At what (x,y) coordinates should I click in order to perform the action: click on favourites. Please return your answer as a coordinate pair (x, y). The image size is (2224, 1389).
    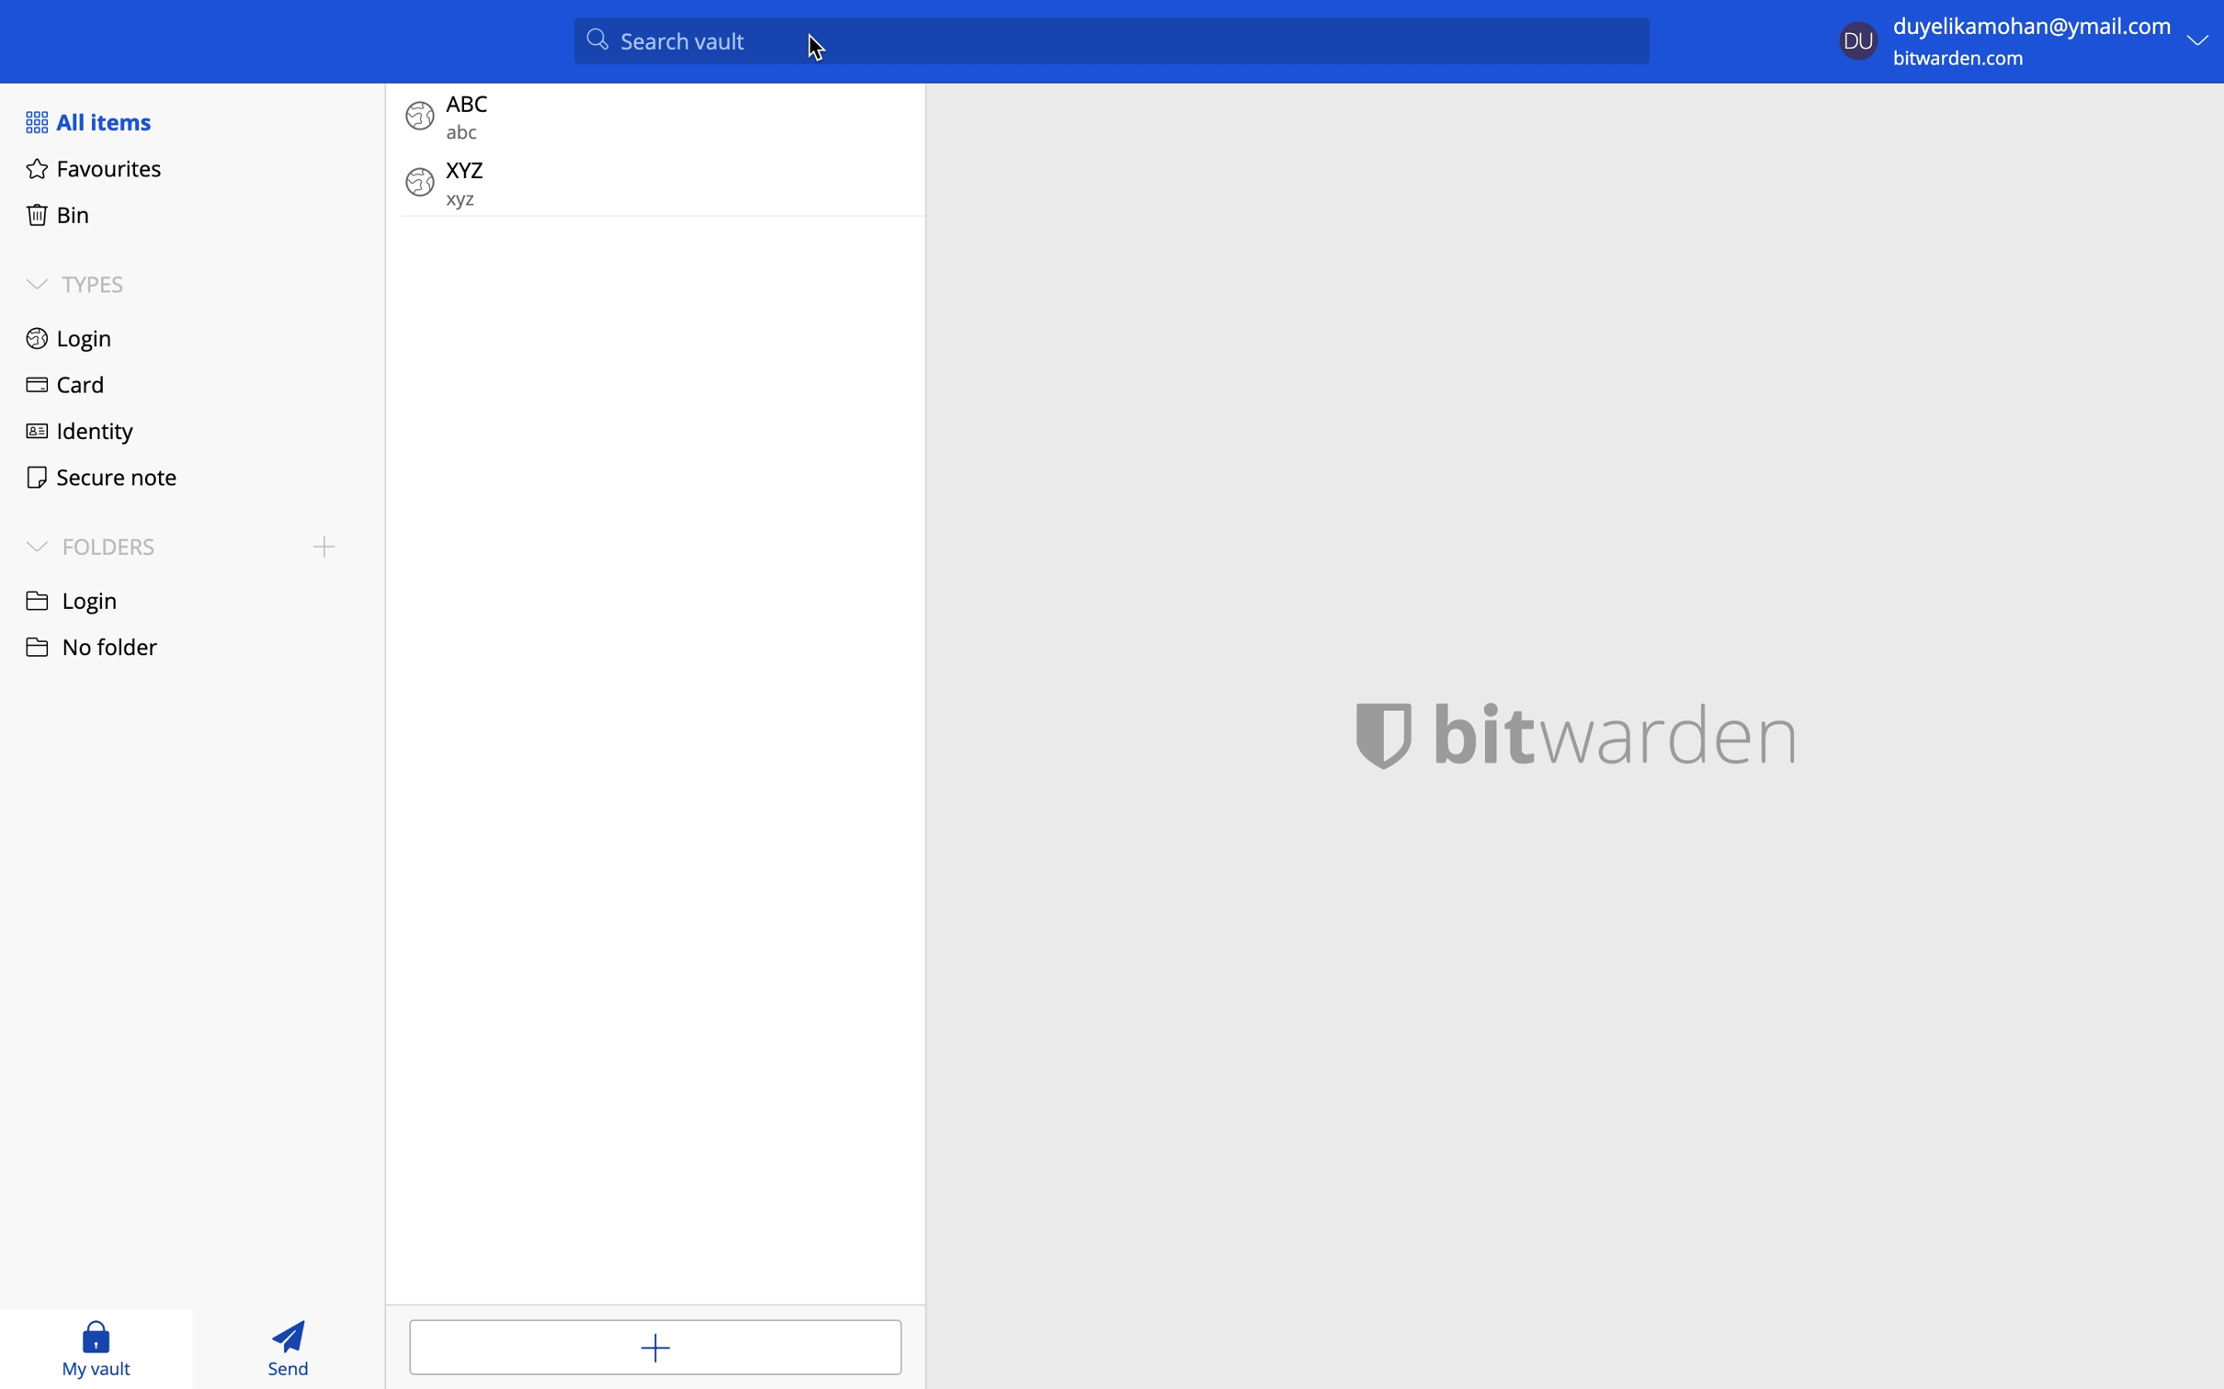
    Looking at the image, I should click on (96, 171).